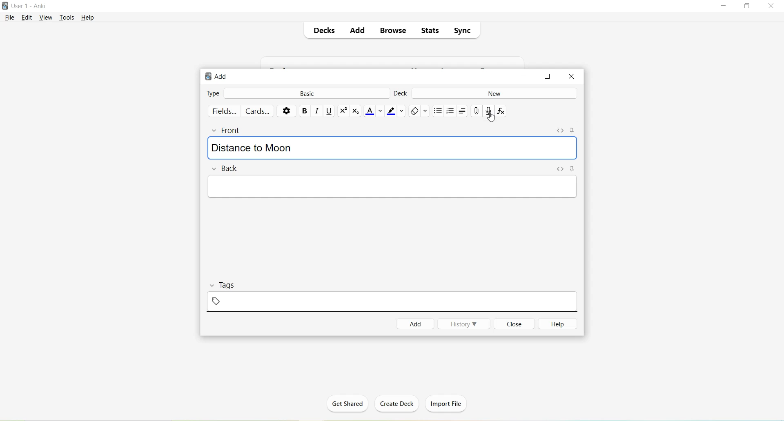 The height and width of the screenshot is (421, 784). I want to click on Subscript, so click(356, 111).